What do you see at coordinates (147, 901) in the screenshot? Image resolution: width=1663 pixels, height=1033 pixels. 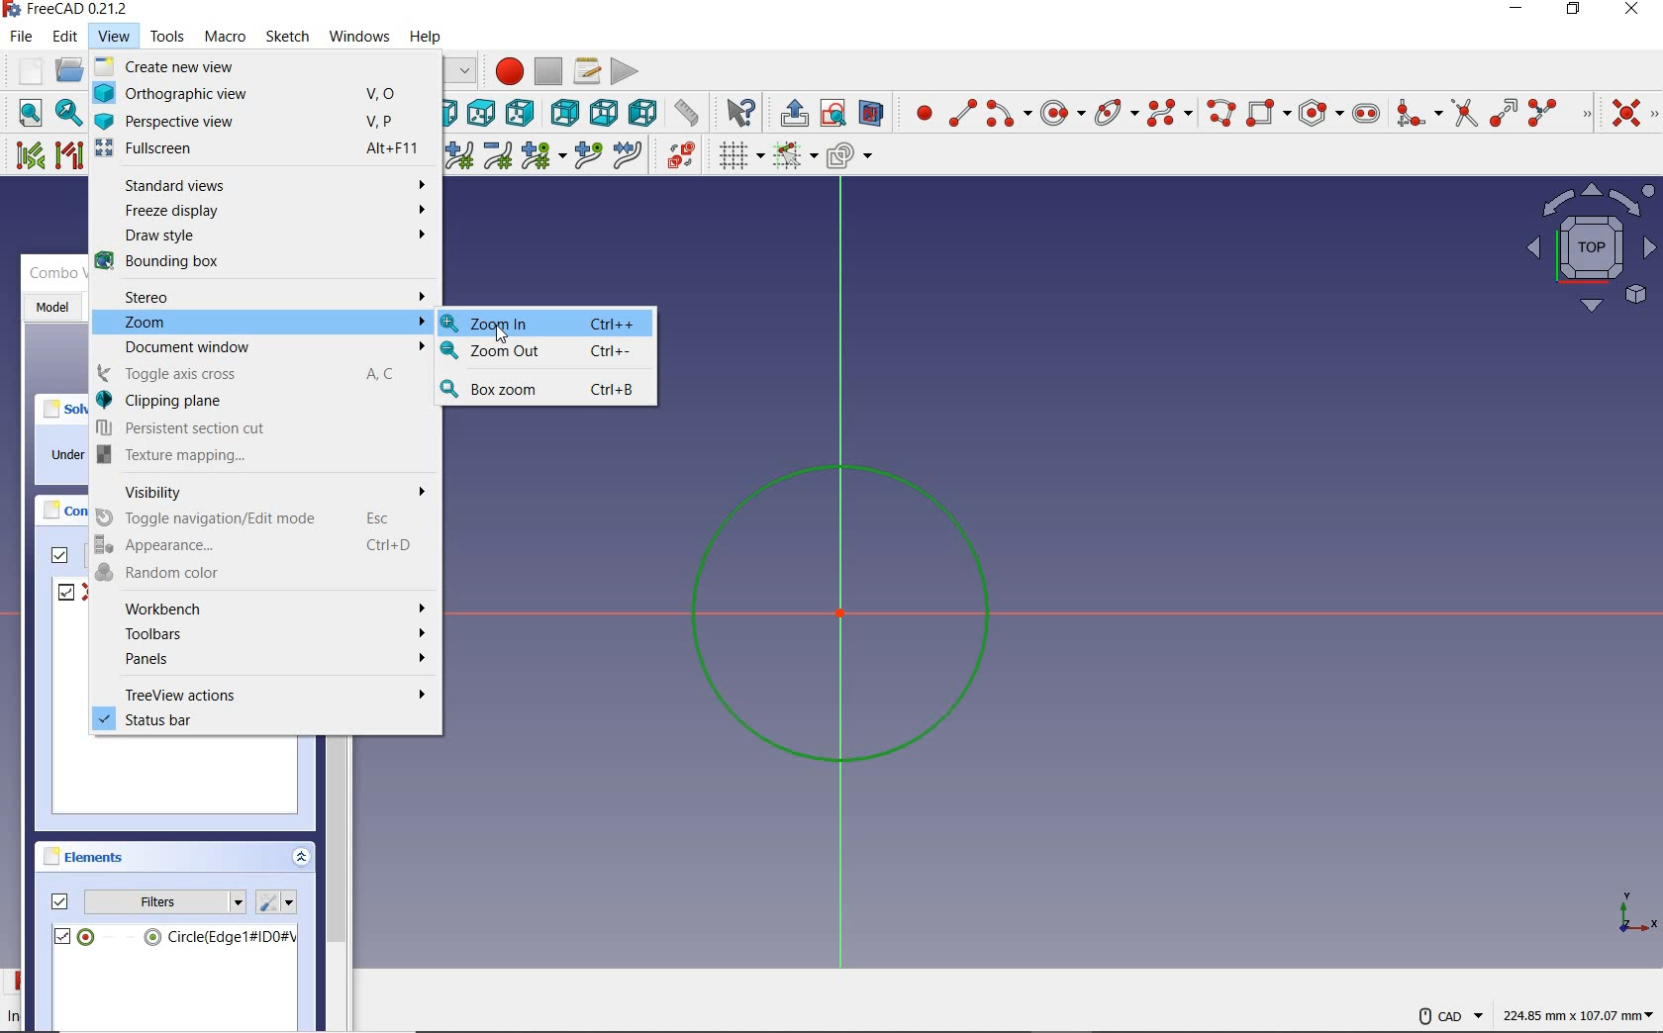 I see `filters` at bounding box center [147, 901].